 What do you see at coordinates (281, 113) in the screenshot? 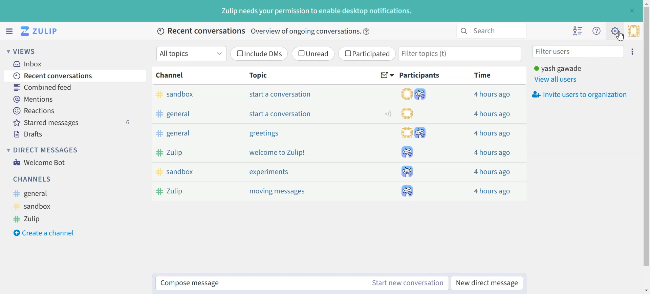
I see `Start a conversation` at bounding box center [281, 113].